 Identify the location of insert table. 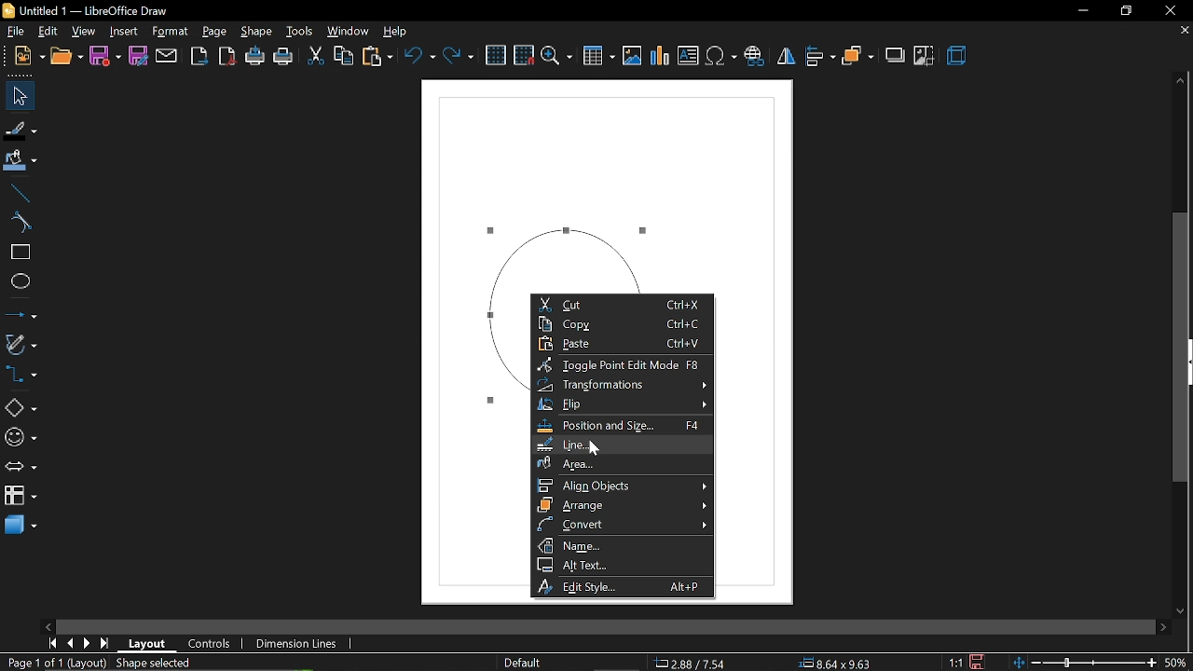
(598, 56).